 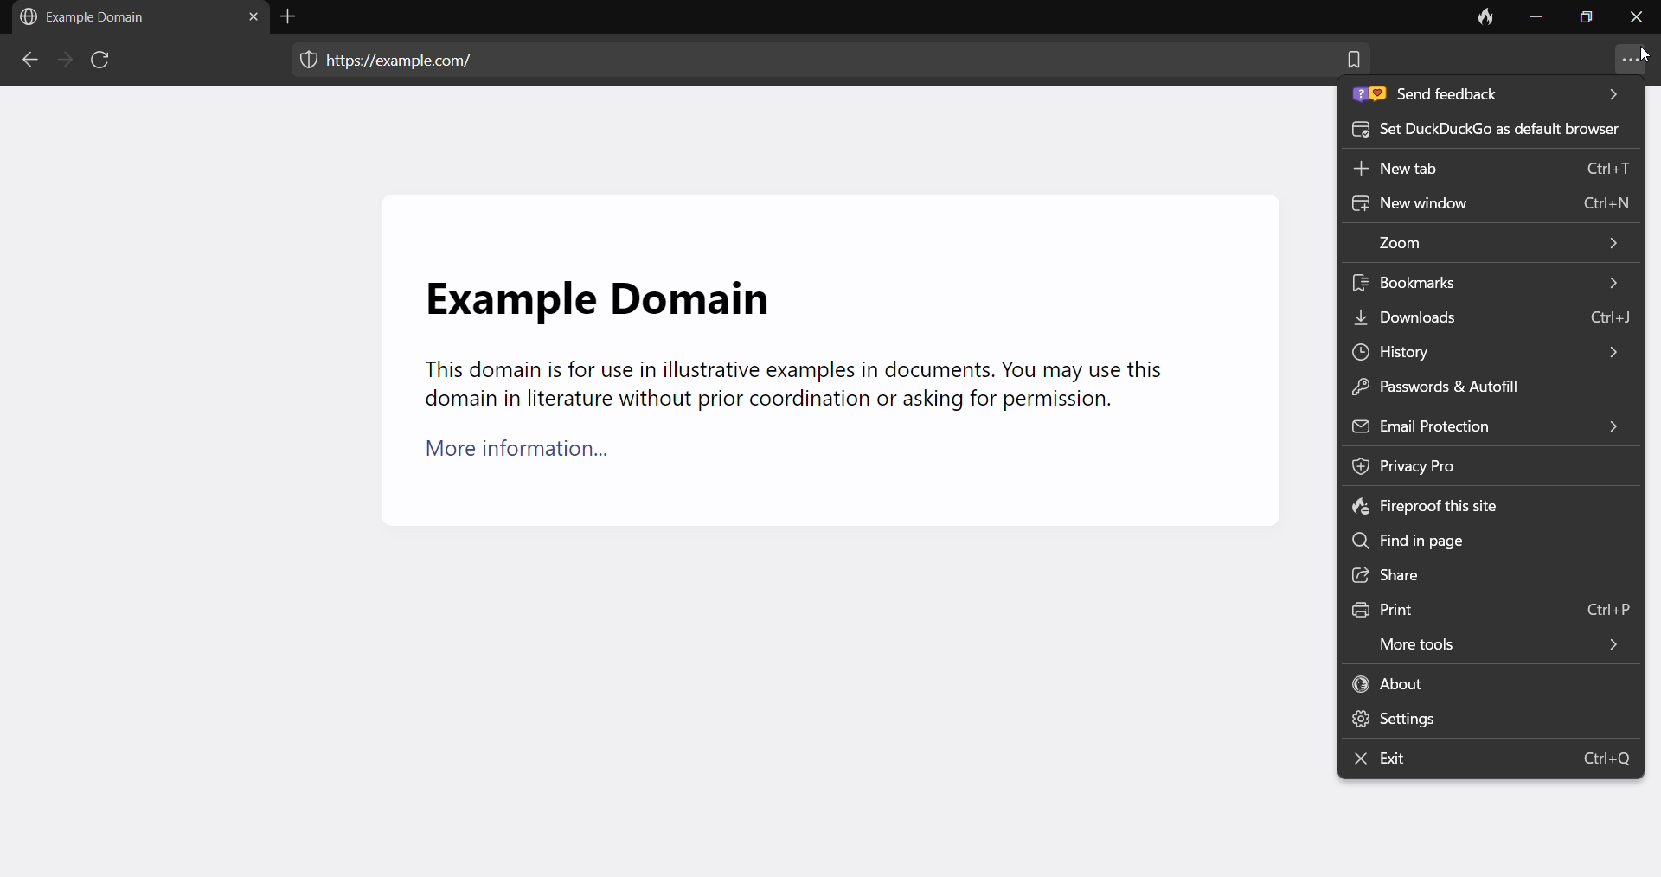 What do you see at coordinates (1493, 282) in the screenshot?
I see `bookmarks` at bounding box center [1493, 282].